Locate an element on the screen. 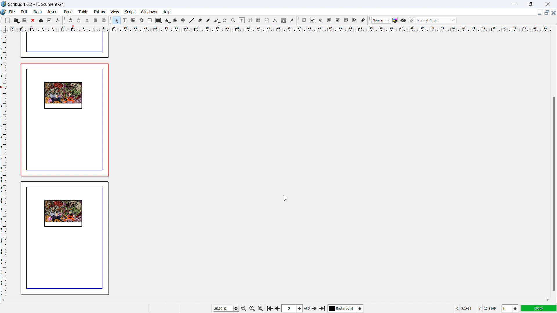 Image resolution: width=557 pixels, height=313 pixels. move toolbox is located at coordinates (64, 20).